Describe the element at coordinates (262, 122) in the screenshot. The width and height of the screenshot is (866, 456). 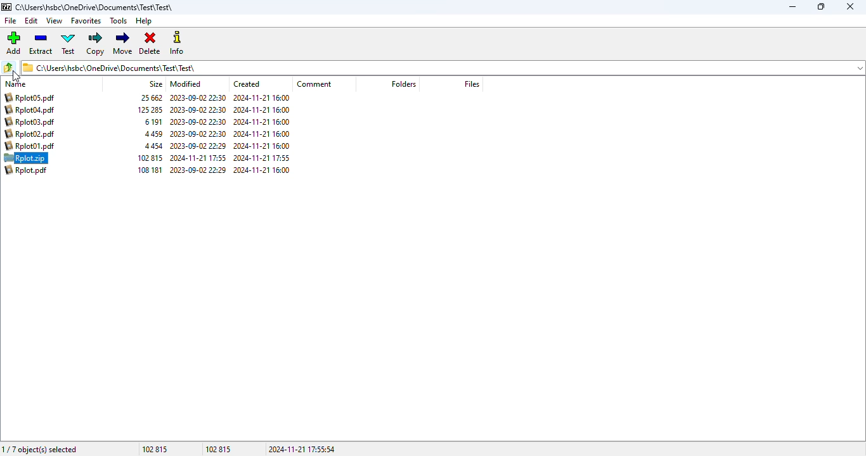
I see `2024-11-21 16:00` at that location.